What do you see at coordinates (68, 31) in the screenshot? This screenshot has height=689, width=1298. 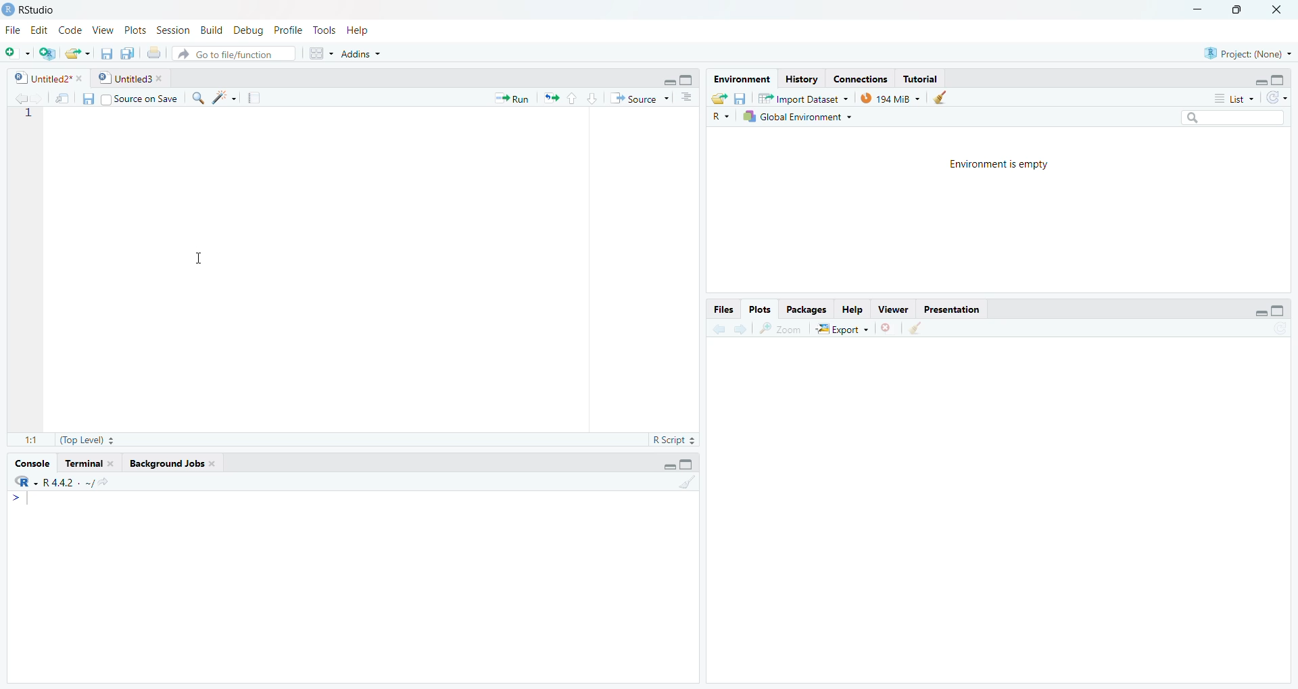 I see `Code` at bounding box center [68, 31].